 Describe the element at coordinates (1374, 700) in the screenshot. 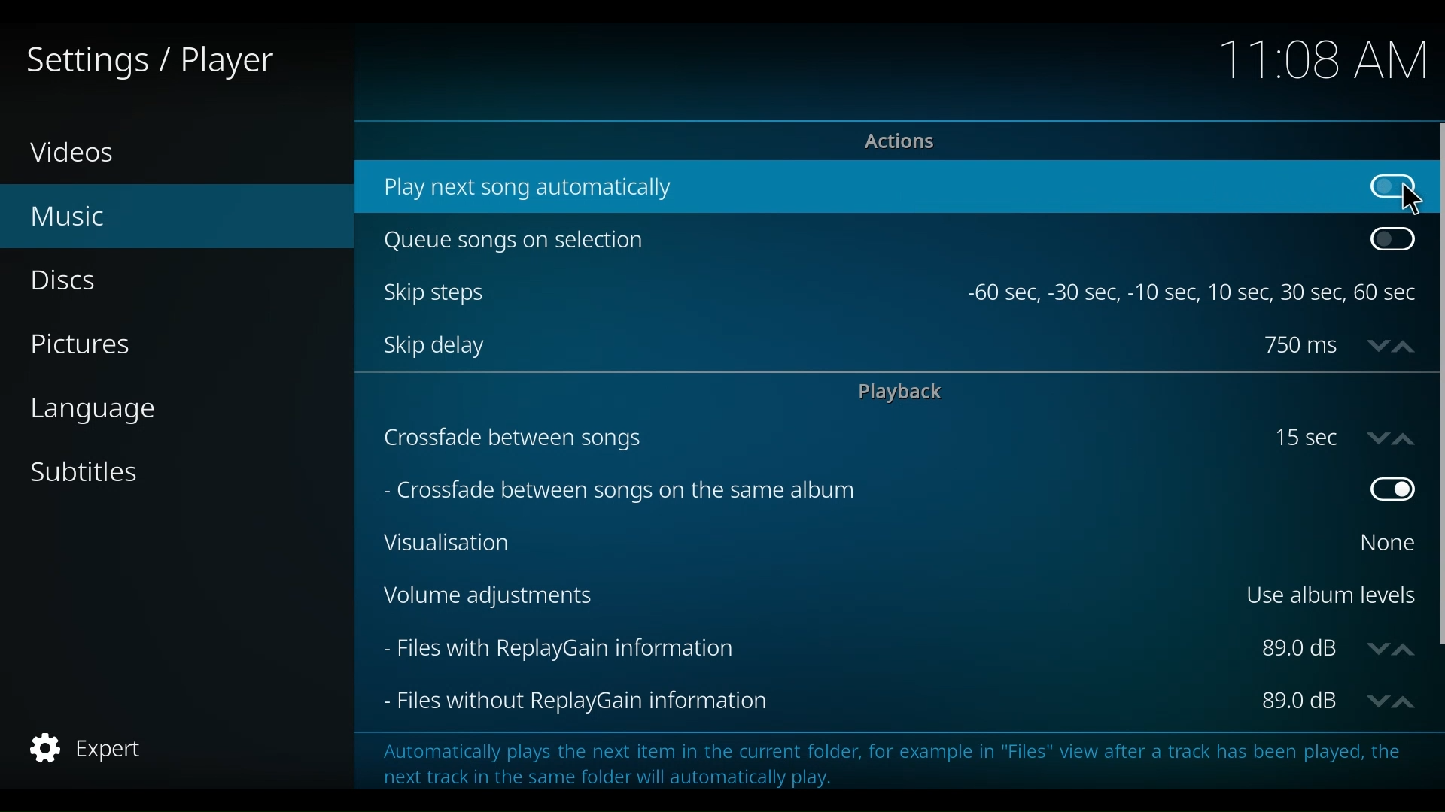

I see `Down` at that location.